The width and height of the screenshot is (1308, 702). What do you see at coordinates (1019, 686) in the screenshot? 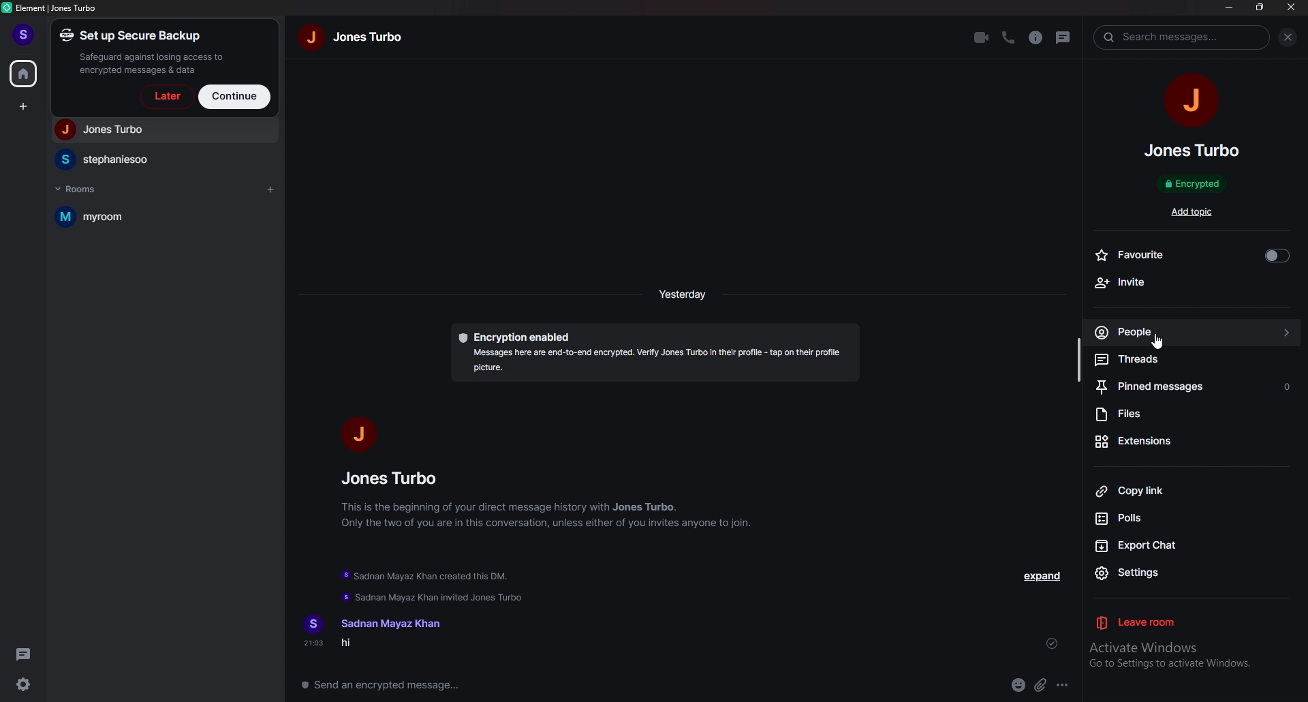
I see `emoji` at bounding box center [1019, 686].